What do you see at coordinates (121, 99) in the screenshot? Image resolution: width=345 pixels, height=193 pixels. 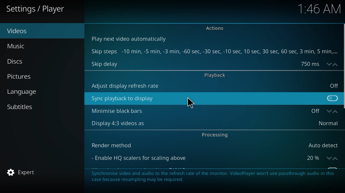 I see `sync playback to display` at bounding box center [121, 99].